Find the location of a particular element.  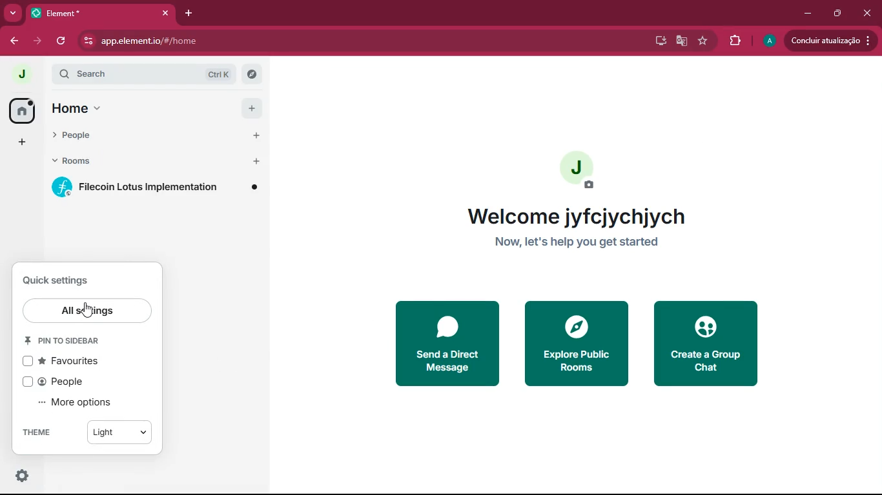

let's help you get started is located at coordinates (579, 242).